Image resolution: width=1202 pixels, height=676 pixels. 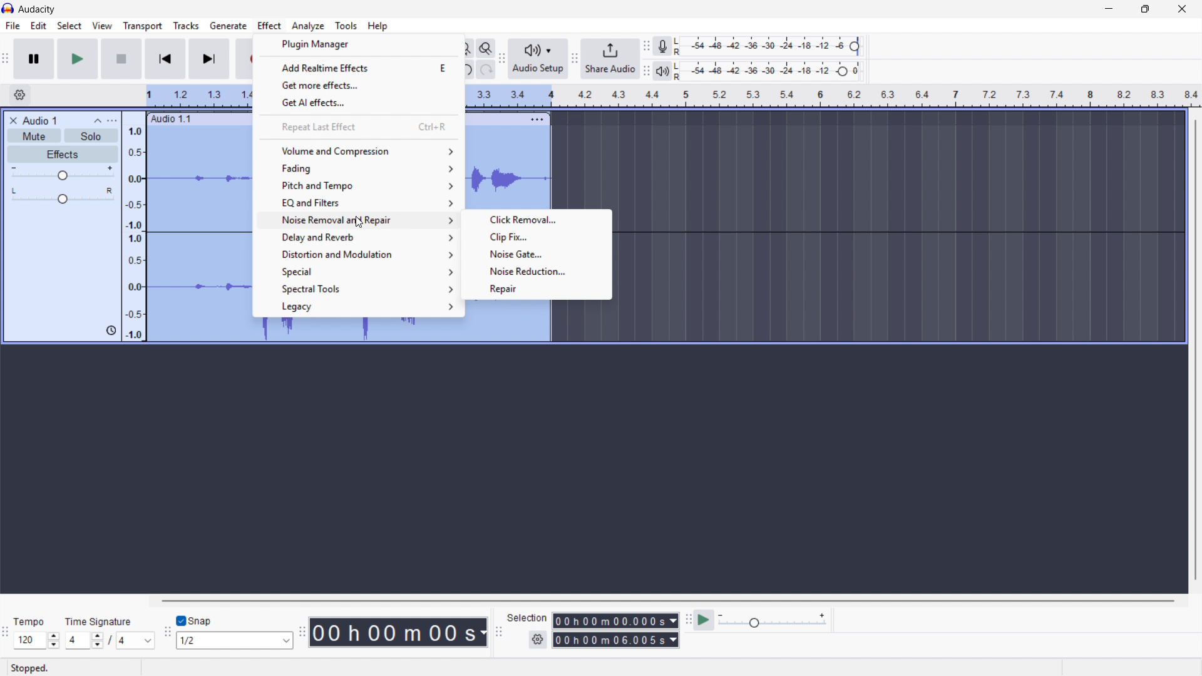 I want to click on Play , so click(x=77, y=59).